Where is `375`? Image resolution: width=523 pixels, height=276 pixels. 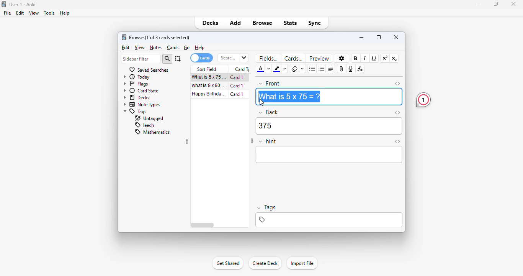 375 is located at coordinates (329, 126).